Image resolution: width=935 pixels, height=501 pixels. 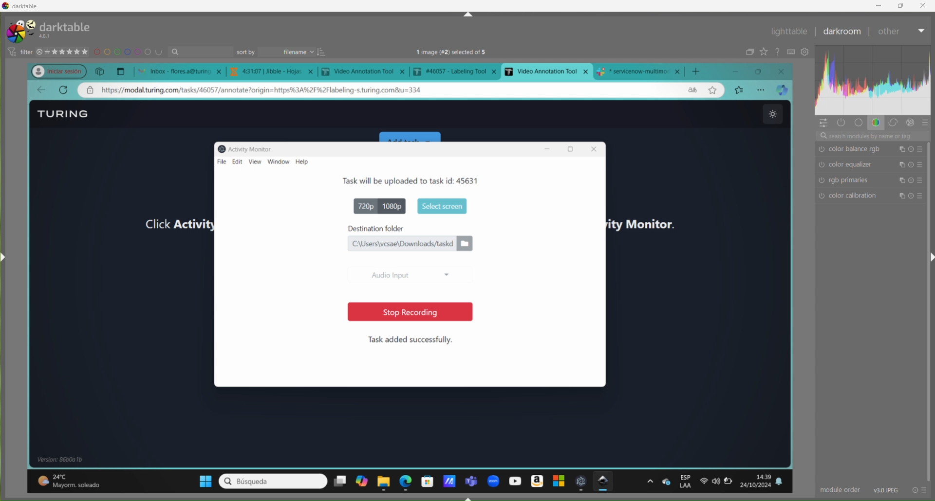 I want to click on wifi, so click(x=702, y=483).